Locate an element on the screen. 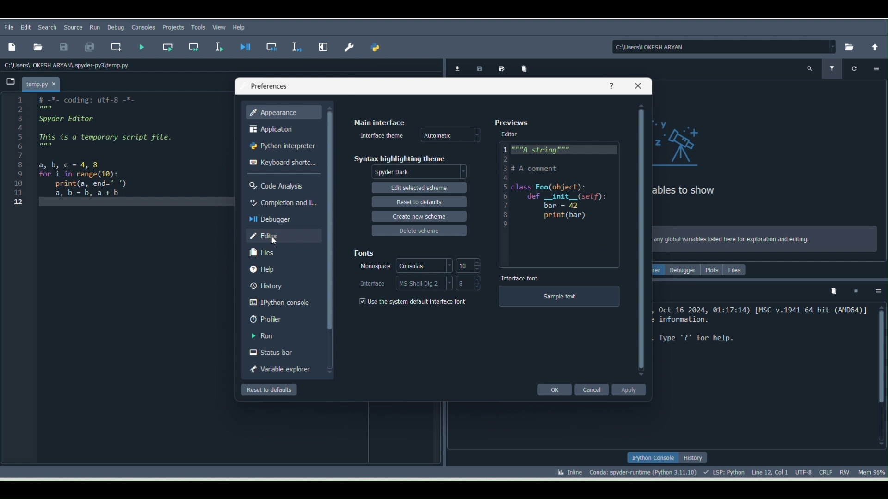 This screenshot has height=499, width=888. Help is located at coordinates (281, 268).